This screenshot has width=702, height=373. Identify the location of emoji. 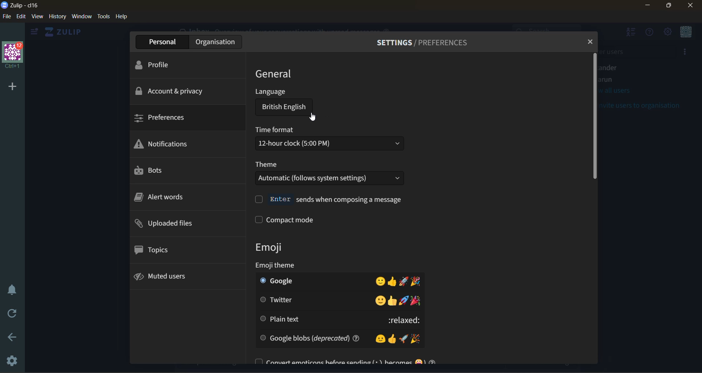
(272, 247).